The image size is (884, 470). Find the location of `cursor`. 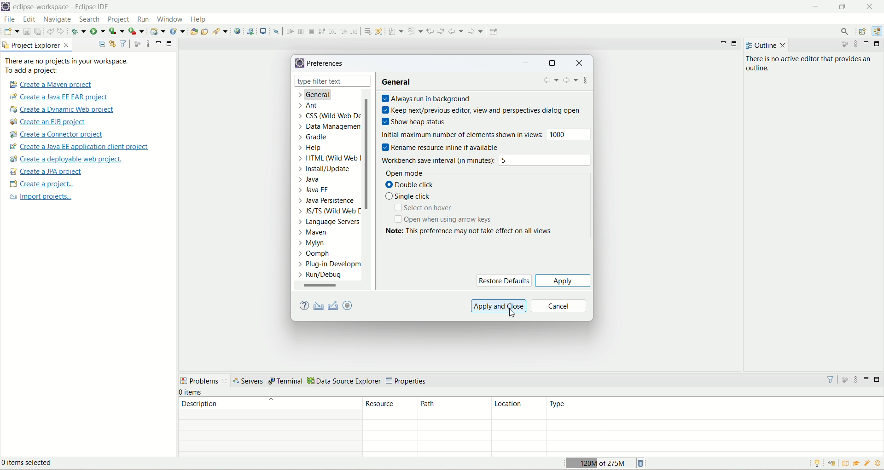

cursor is located at coordinates (515, 315).